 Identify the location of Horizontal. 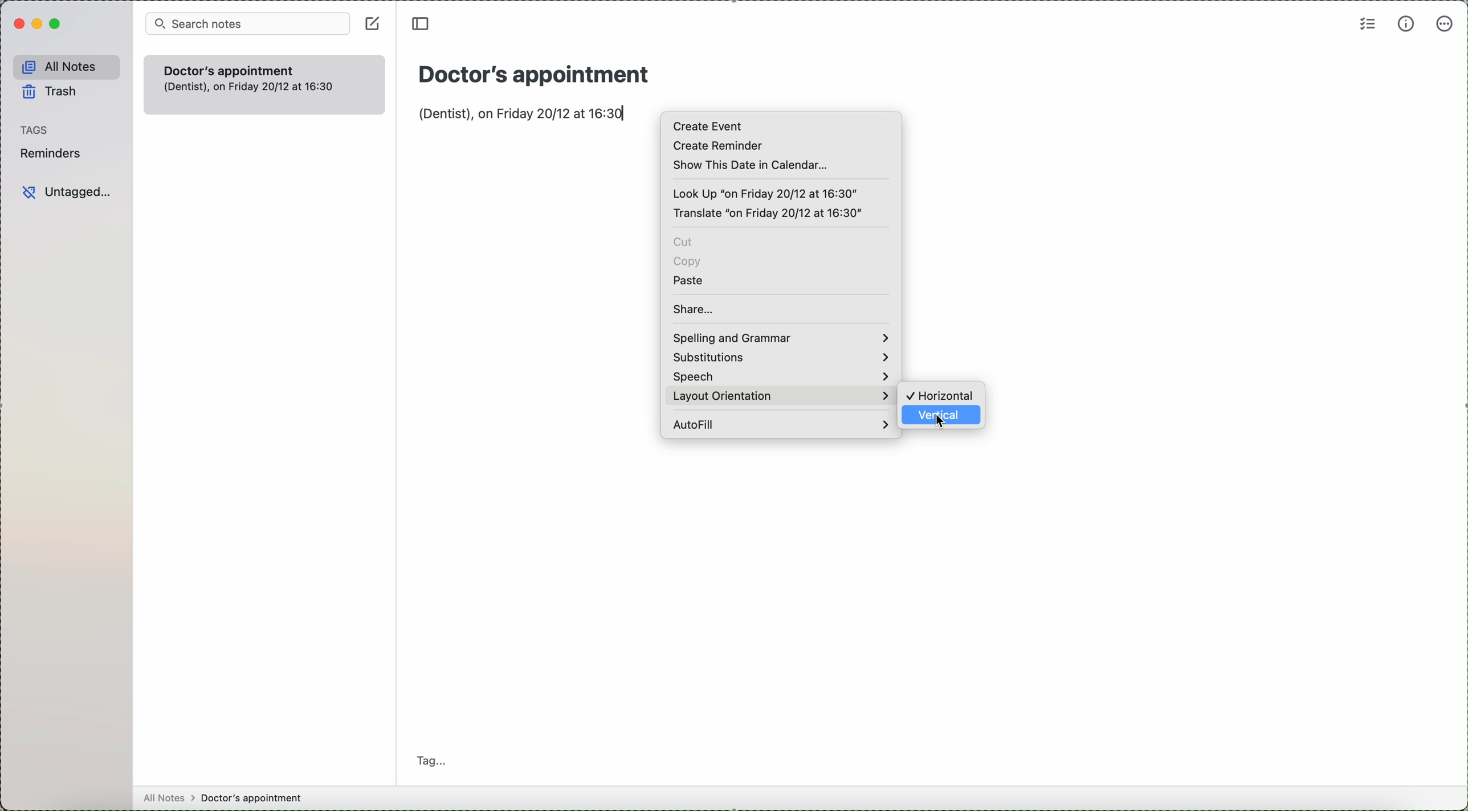
(942, 394).